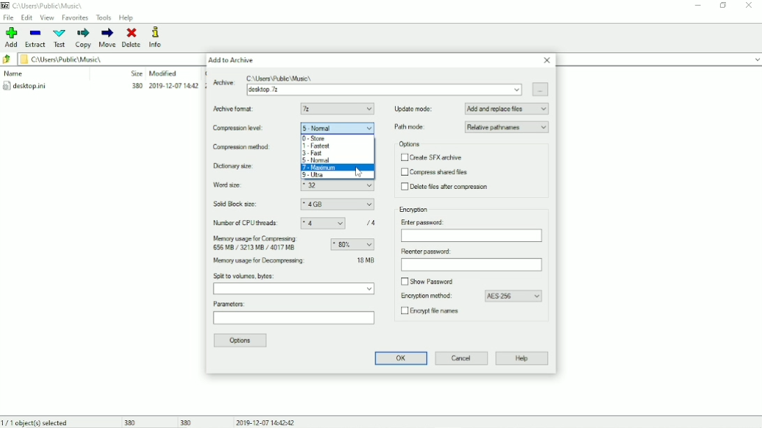  Describe the element at coordinates (27, 17) in the screenshot. I see `Edit` at that location.